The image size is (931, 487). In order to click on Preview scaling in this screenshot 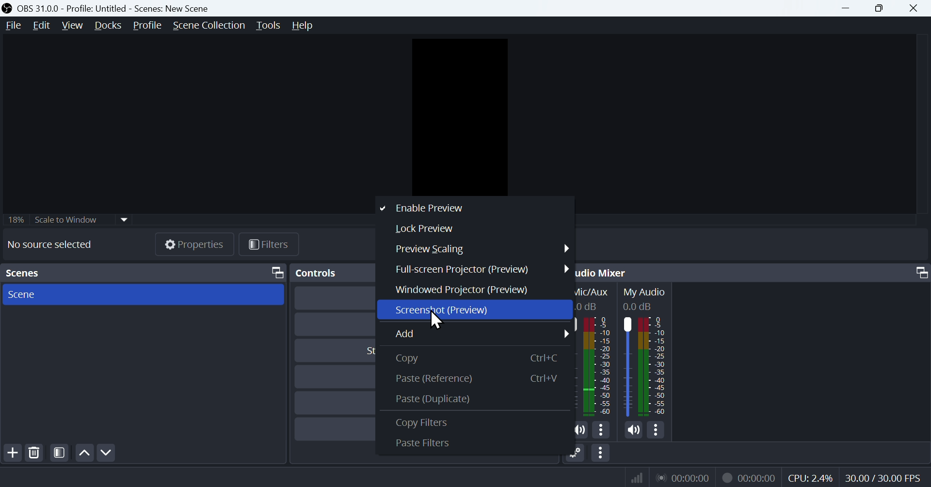, I will do `click(473, 250)`.